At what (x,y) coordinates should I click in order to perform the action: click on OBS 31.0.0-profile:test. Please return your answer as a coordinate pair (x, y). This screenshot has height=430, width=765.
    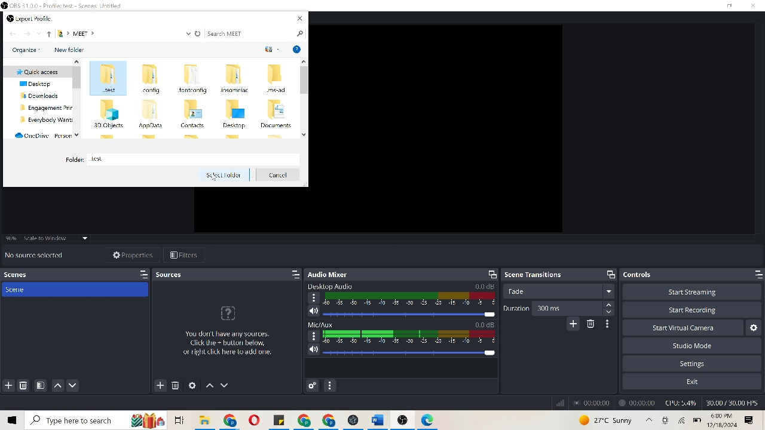
    Looking at the image, I should click on (70, 5).